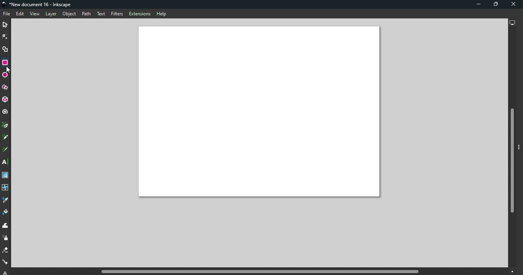 The image size is (523, 275). What do you see at coordinates (6, 150) in the screenshot?
I see `Calligraphy tool` at bounding box center [6, 150].